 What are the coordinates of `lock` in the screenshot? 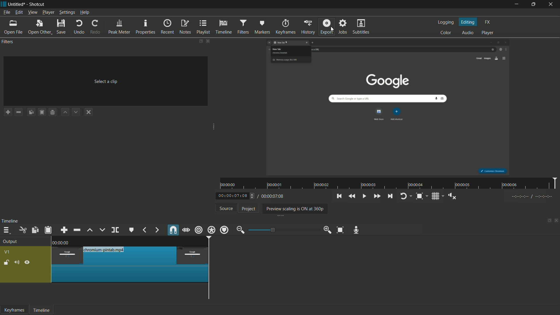 It's located at (6, 263).